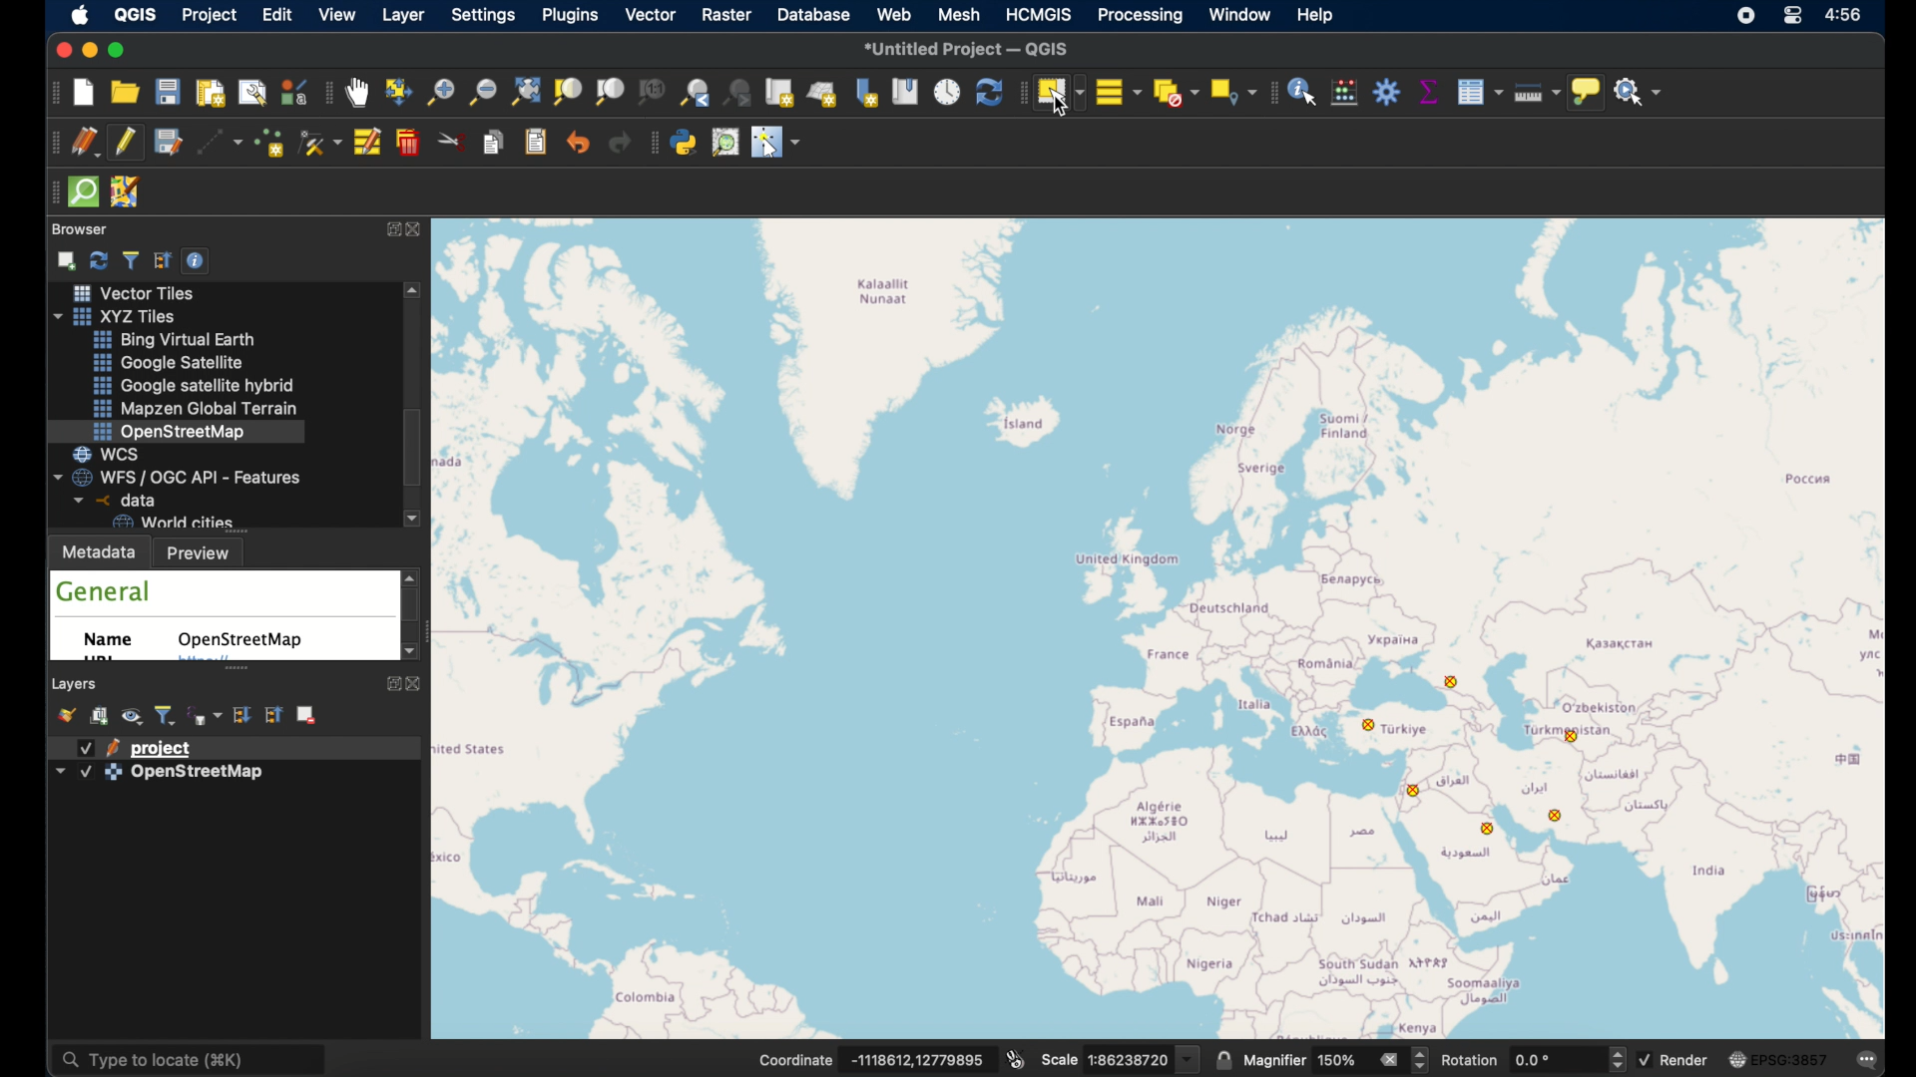  Describe the element at coordinates (59, 49) in the screenshot. I see `close` at that location.